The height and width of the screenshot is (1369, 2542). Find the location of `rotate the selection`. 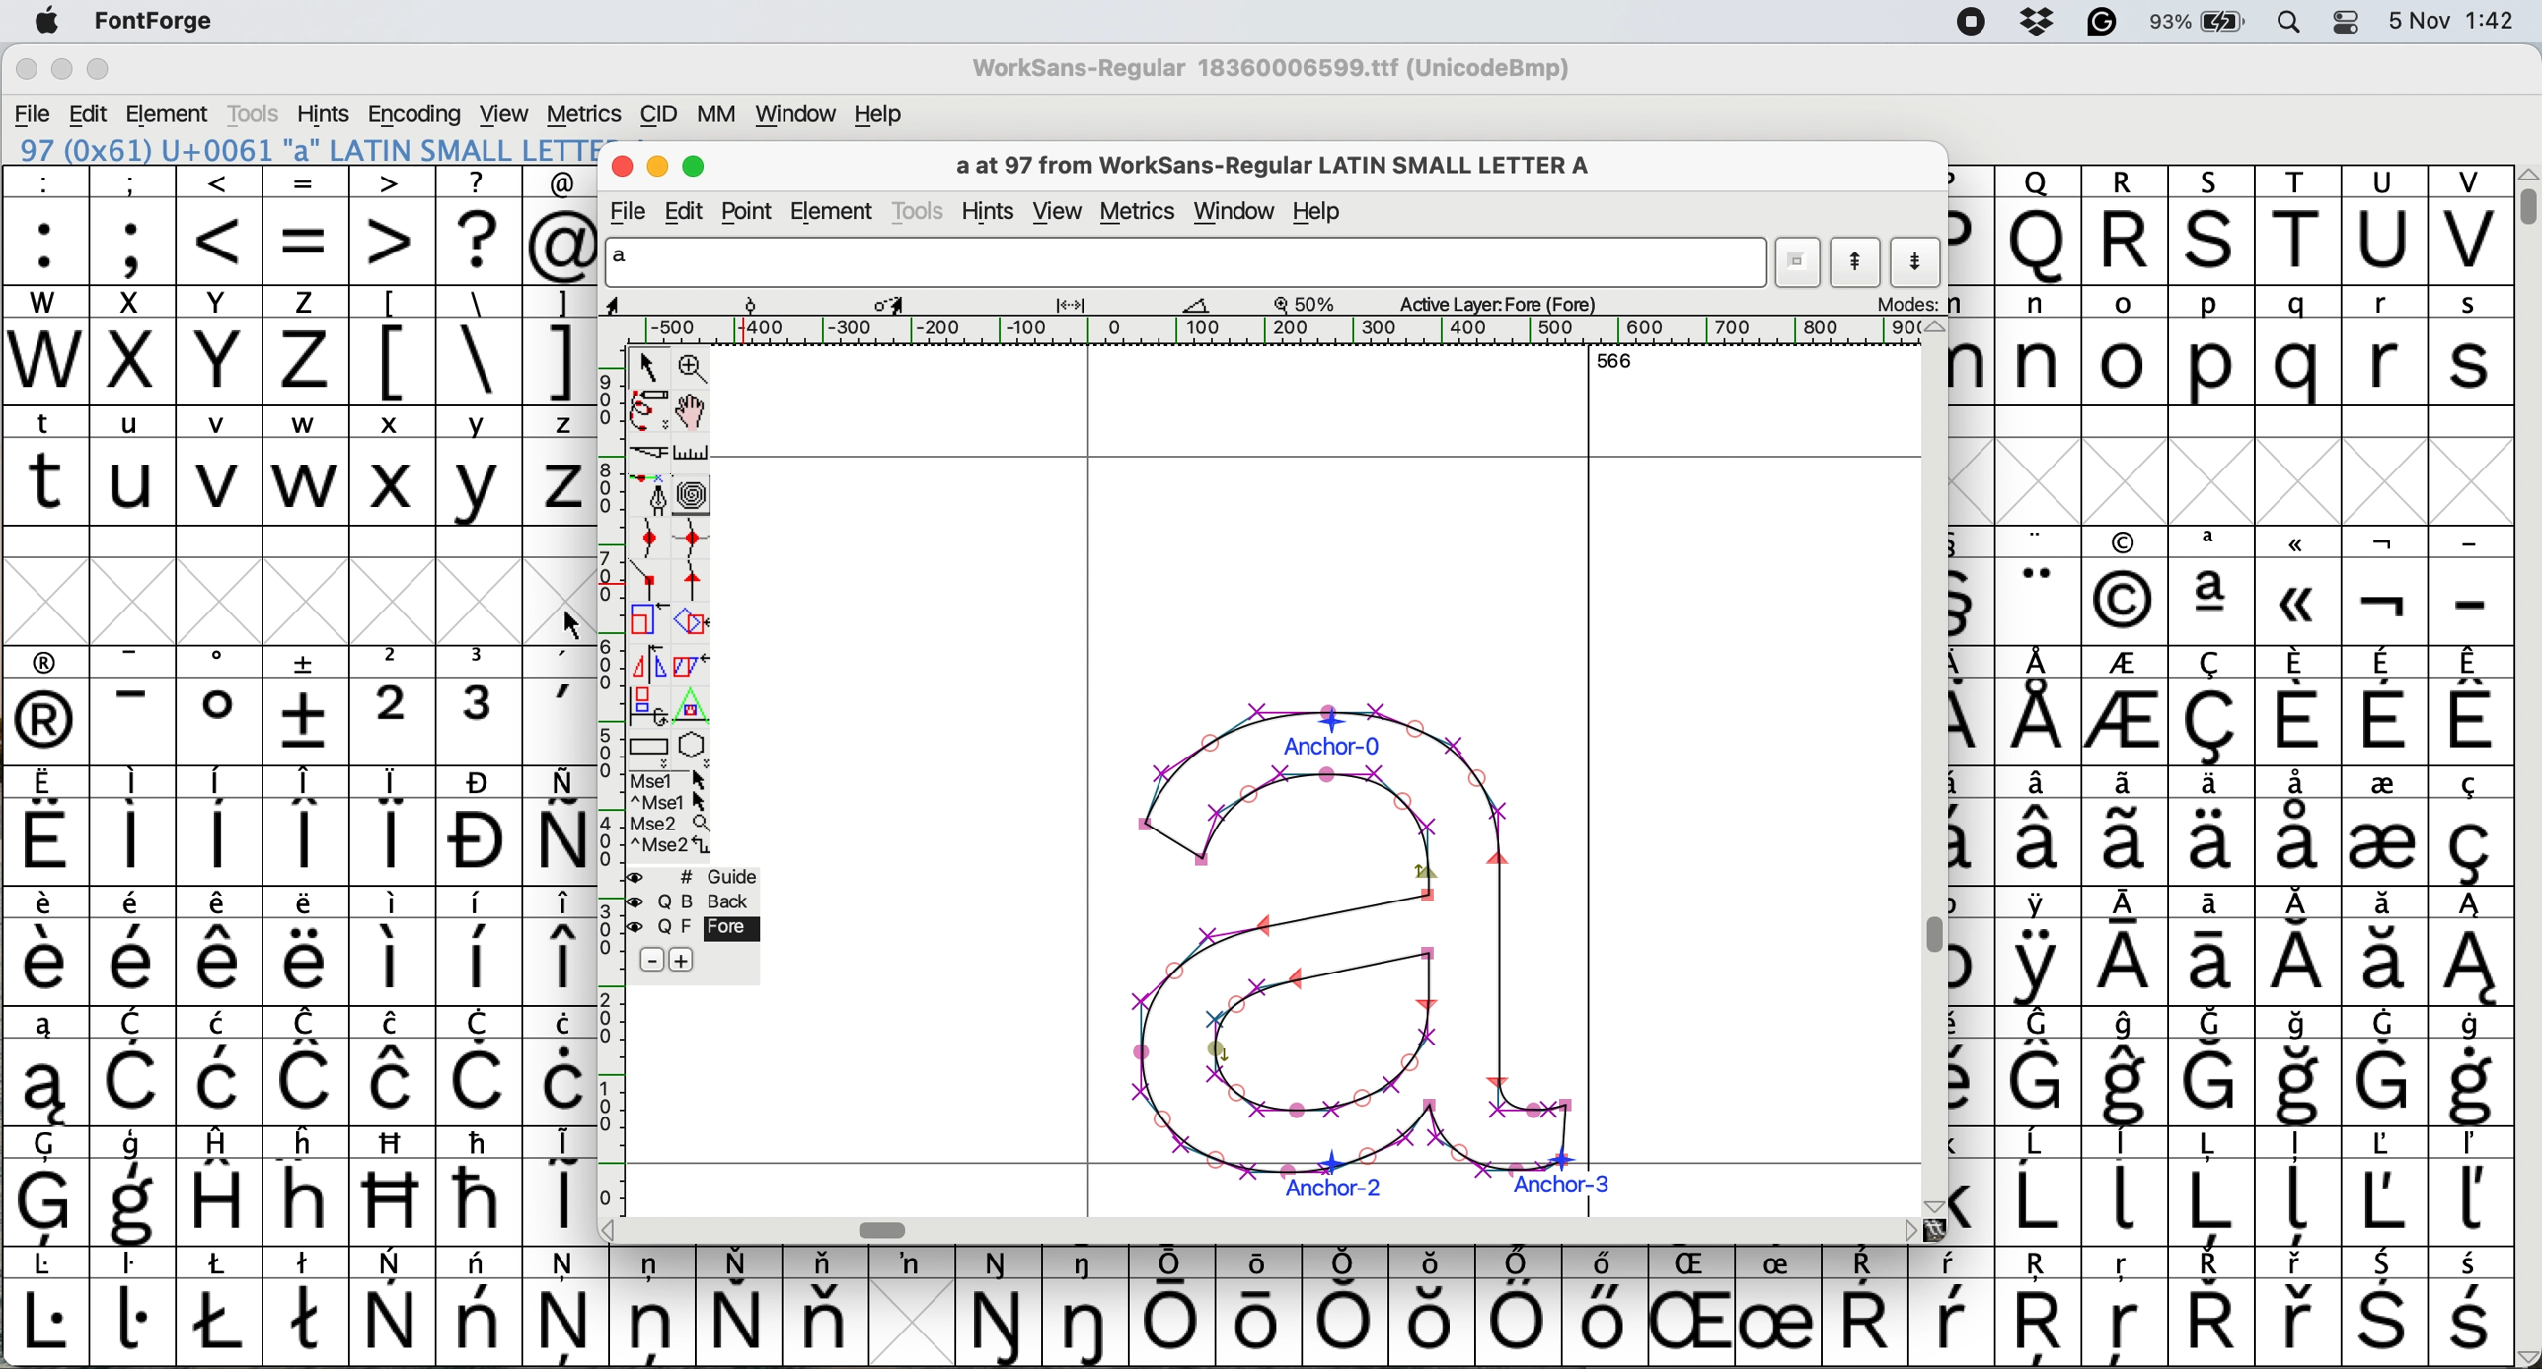

rotate the selection is located at coordinates (692, 624).